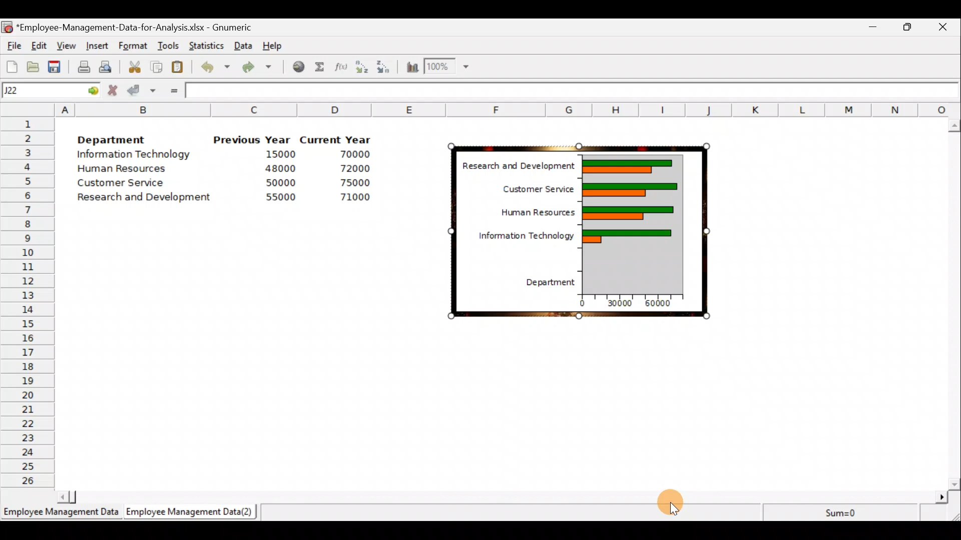 Image resolution: width=961 pixels, height=540 pixels. Describe the element at coordinates (575, 90) in the screenshot. I see `Formula bar` at that location.